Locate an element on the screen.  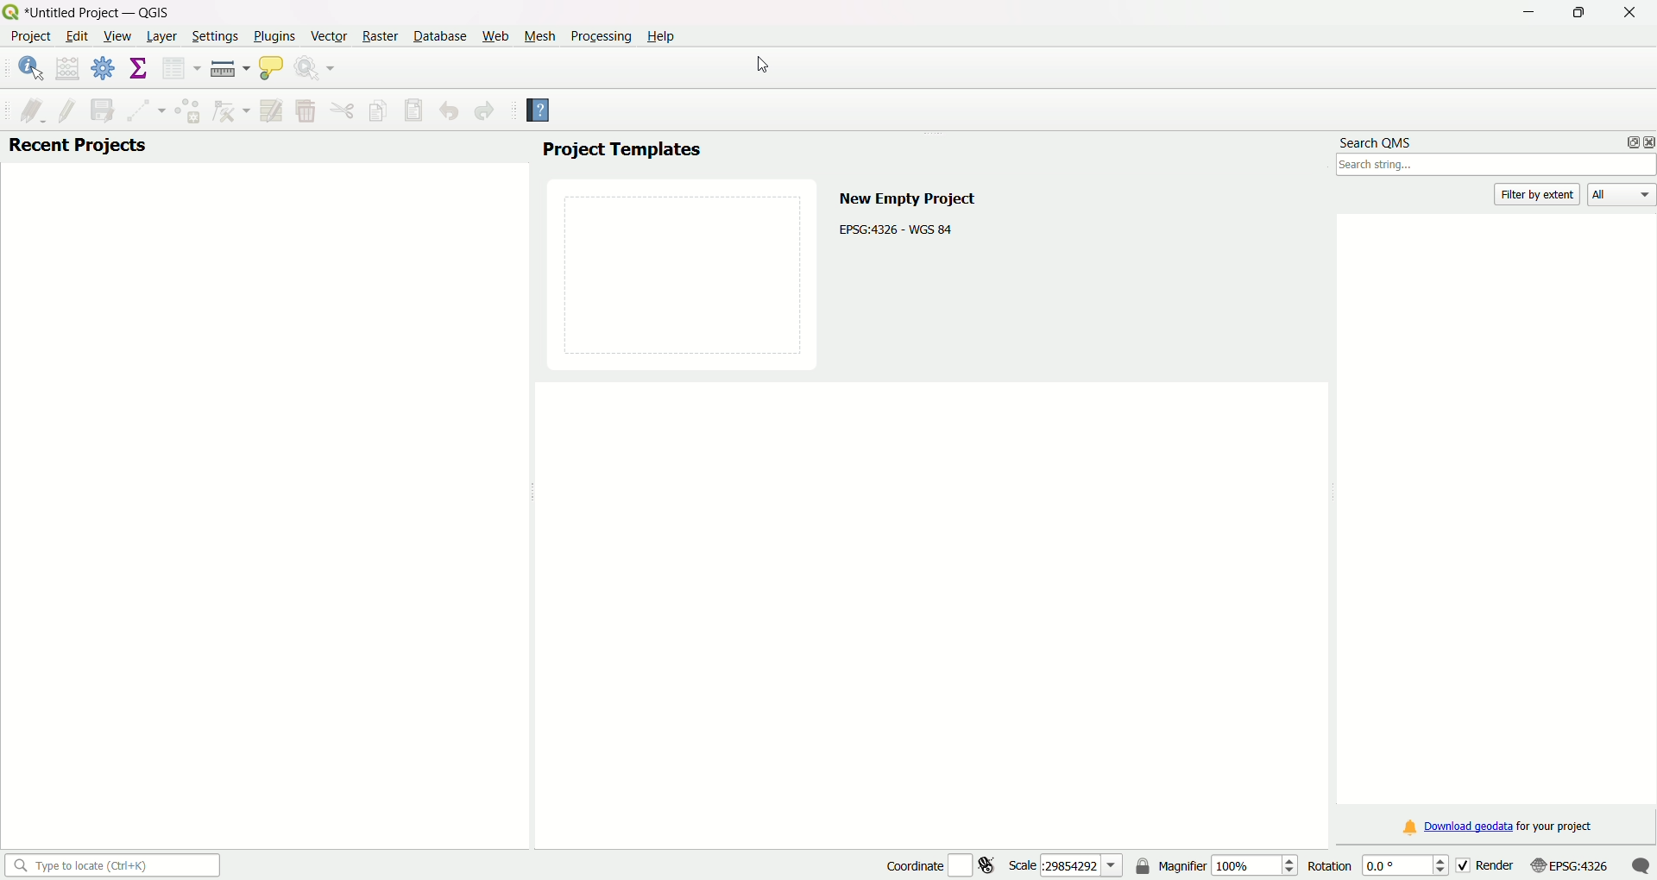
coordinate is located at coordinates (911, 864).